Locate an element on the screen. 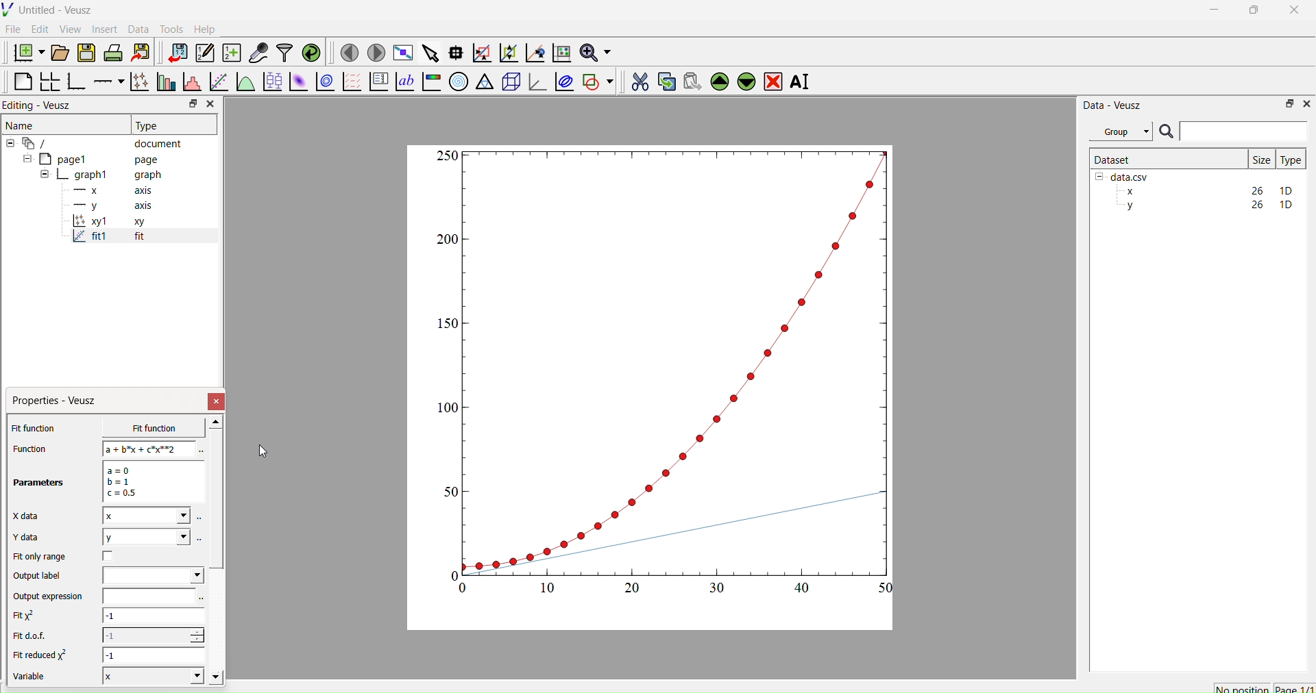 Image resolution: width=1316 pixels, height=693 pixels. Data - Veusz is located at coordinates (1112, 105).